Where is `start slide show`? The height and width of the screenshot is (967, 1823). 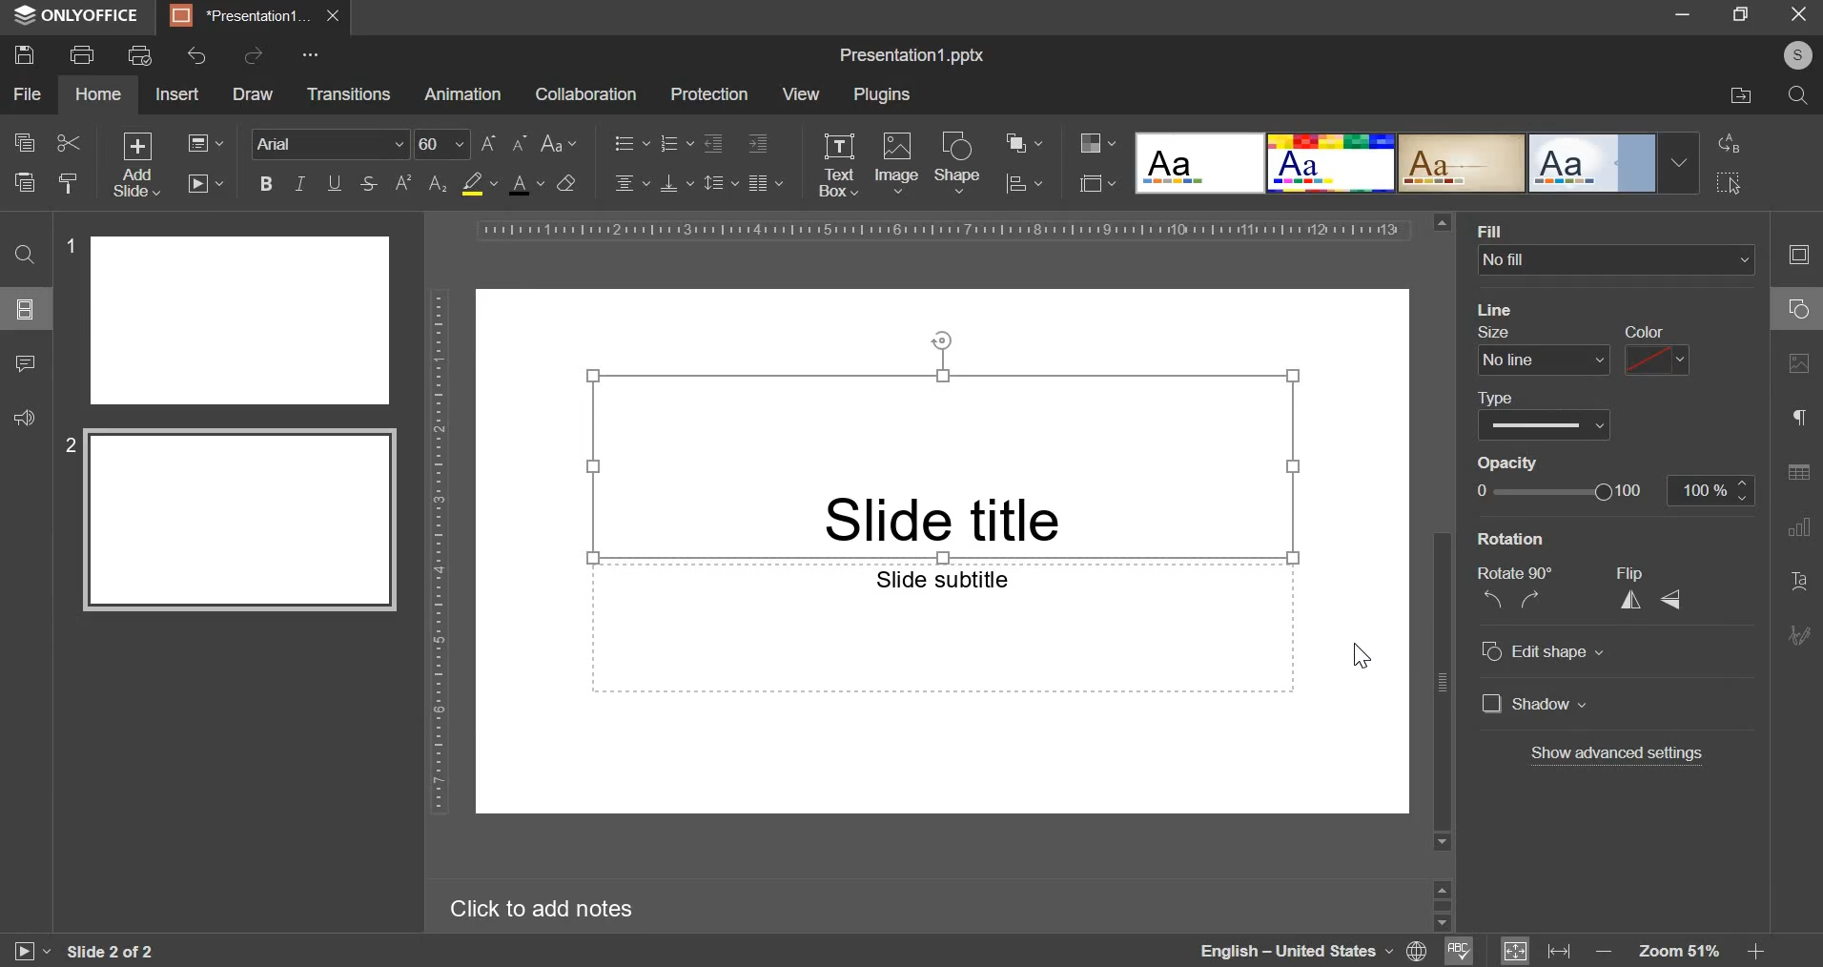 start slide show is located at coordinates (23, 954).